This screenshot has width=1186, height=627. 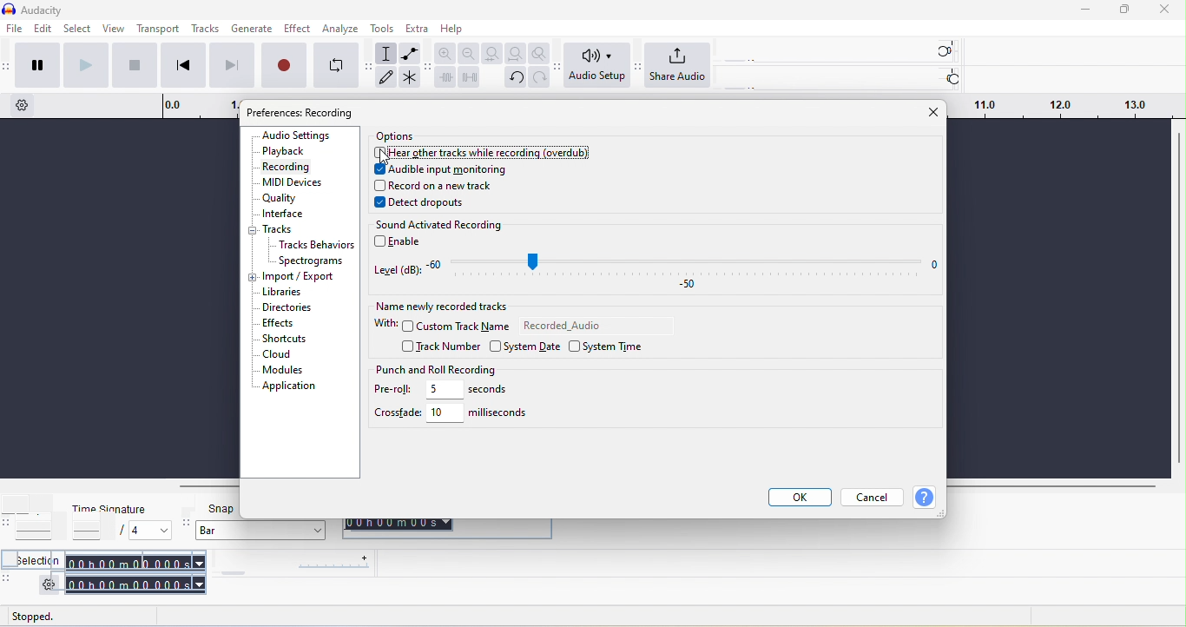 What do you see at coordinates (282, 371) in the screenshot?
I see `modules` at bounding box center [282, 371].